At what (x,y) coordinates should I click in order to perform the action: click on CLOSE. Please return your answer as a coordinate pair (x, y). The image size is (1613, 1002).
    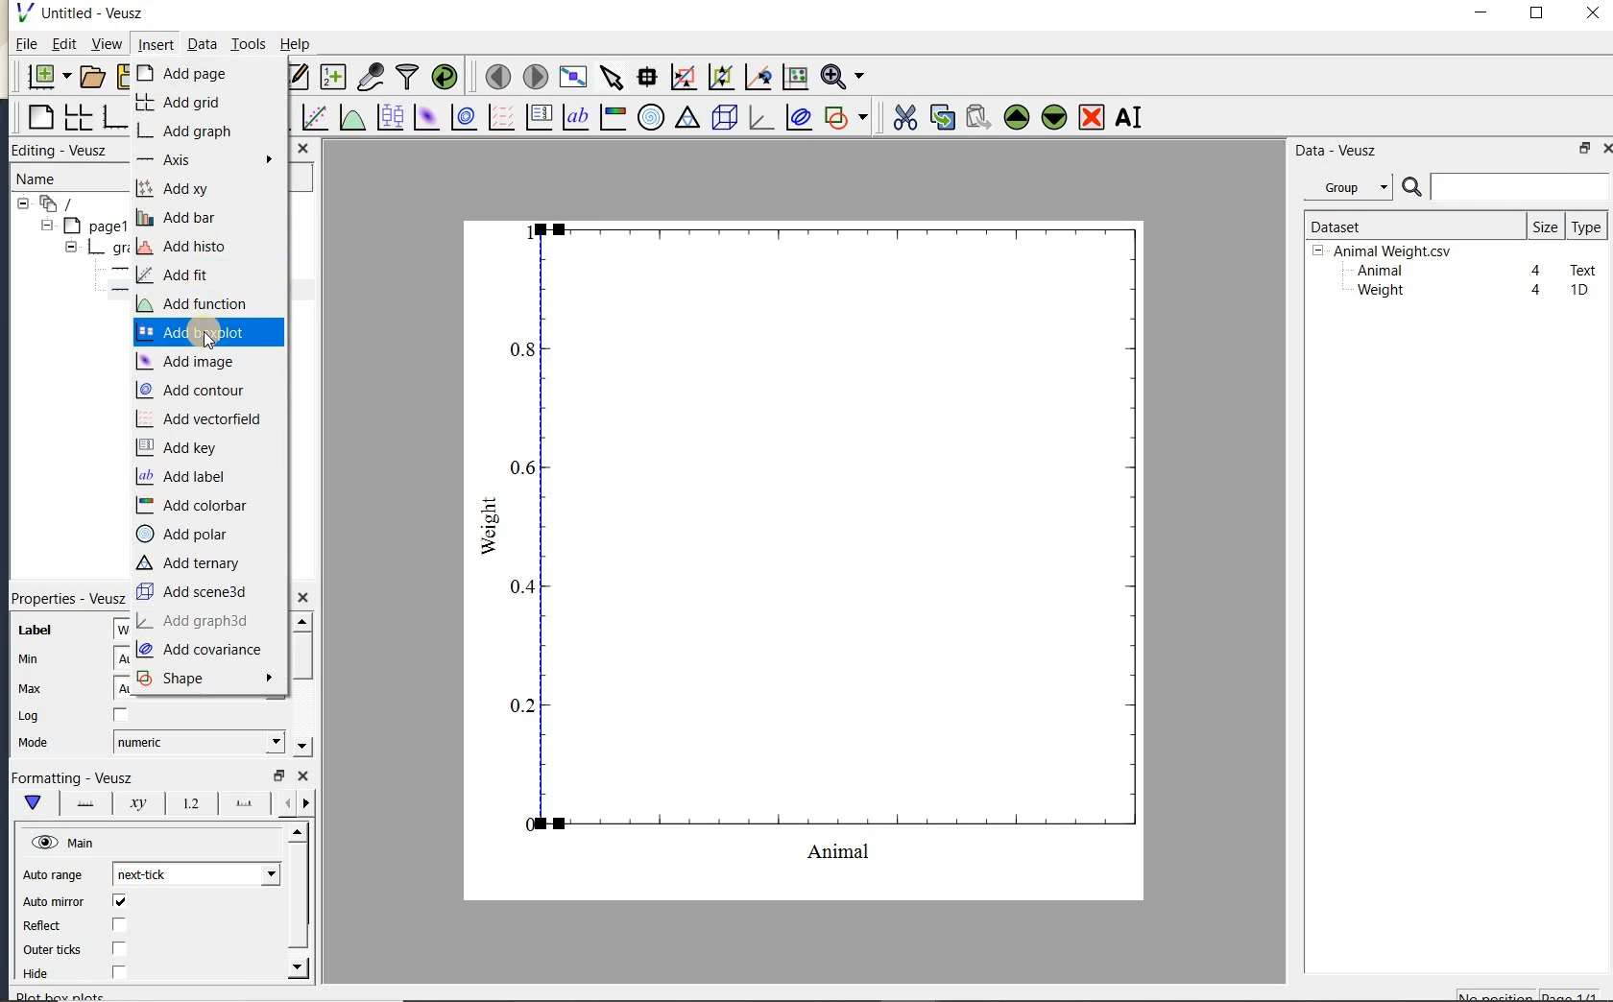
    Looking at the image, I should click on (302, 148).